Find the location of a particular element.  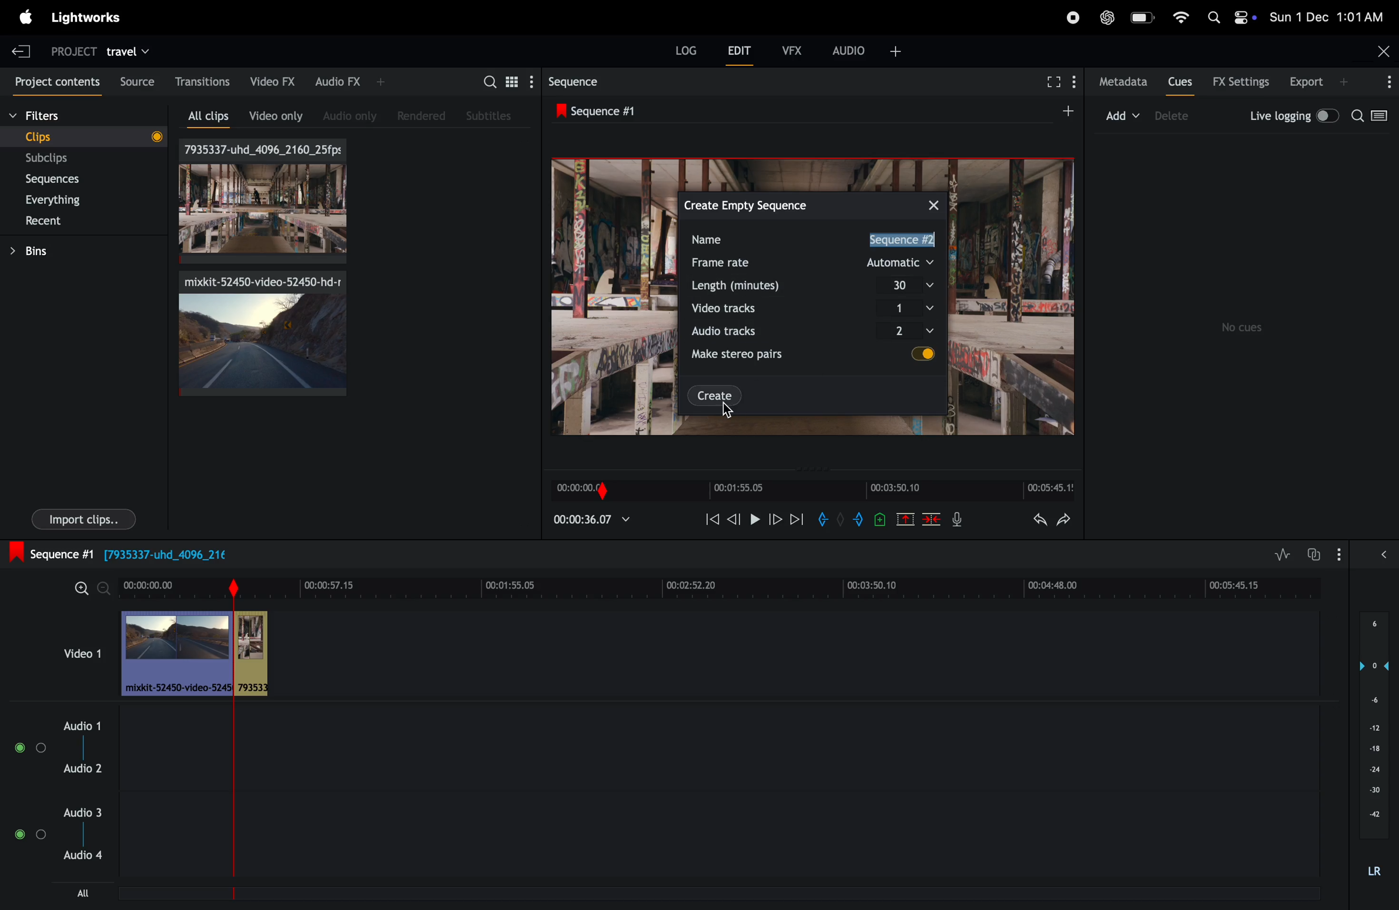

Audio 2 is located at coordinates (85, 770).